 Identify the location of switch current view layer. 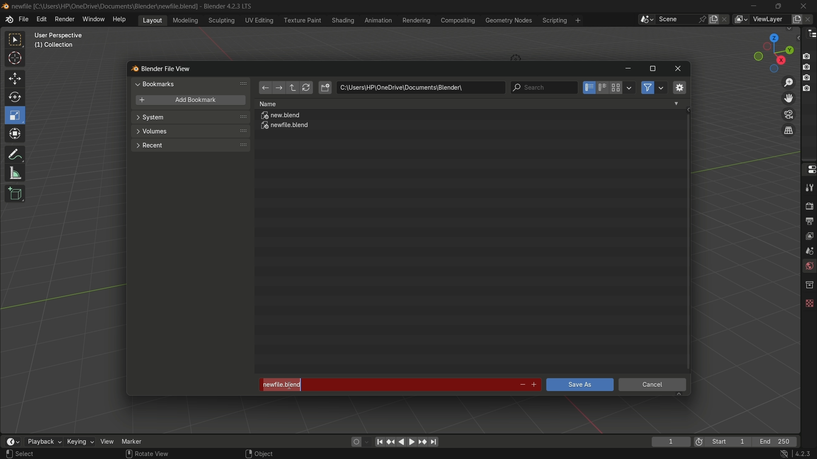
(788, 131).